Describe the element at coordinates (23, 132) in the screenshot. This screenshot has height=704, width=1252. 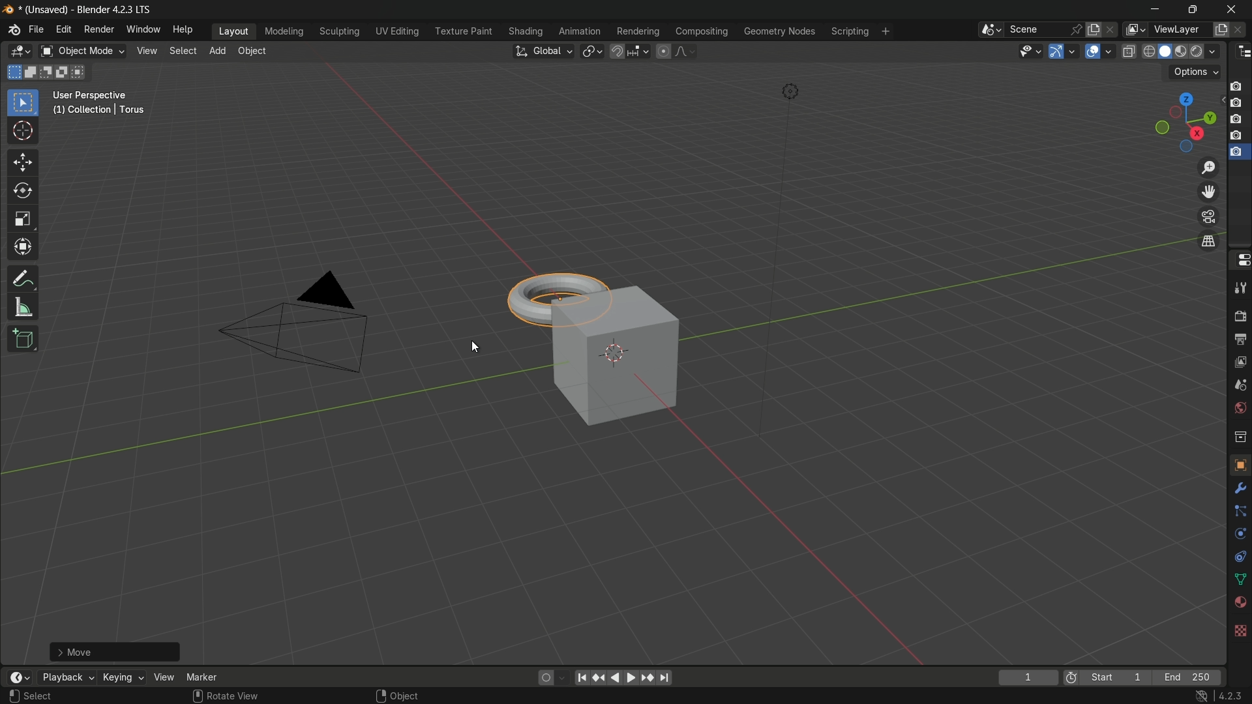
I see `cursor` at that location.